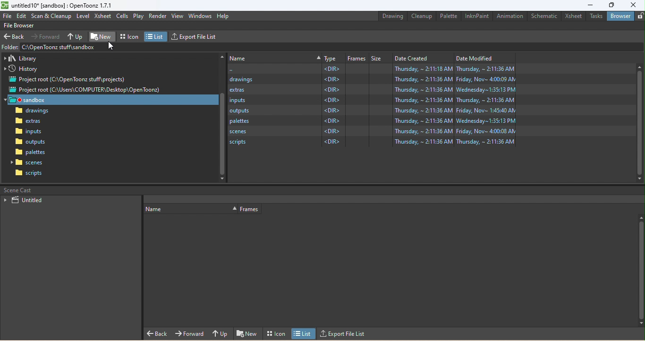 The height and width of the screenshot is (341, 645). Describe the element at coordinates (275, 333) in the screenshot. I see `Icon` at that location.